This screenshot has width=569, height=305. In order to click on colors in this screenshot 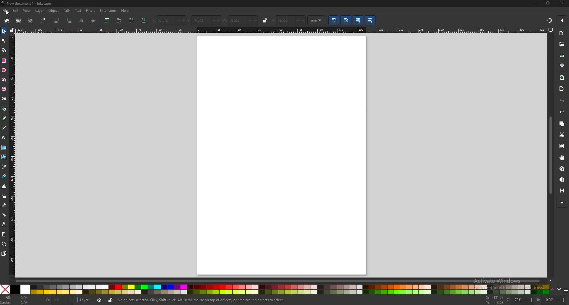, I will do `click(280, 290)`.